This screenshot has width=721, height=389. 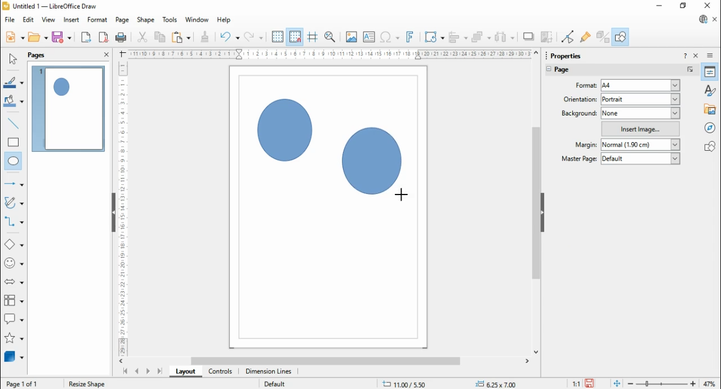 I want to click on select, so click(x=12, y=58).